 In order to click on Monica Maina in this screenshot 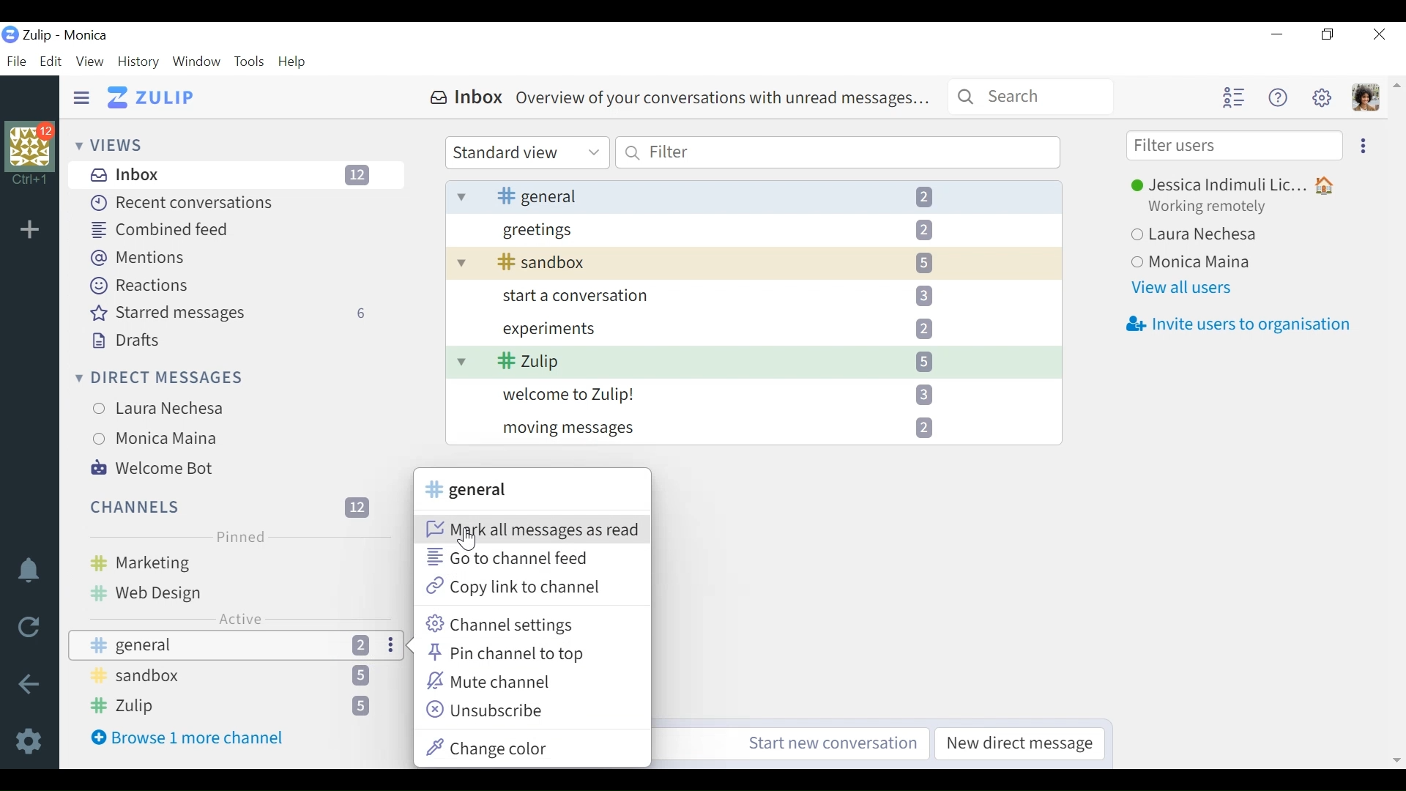, I will do `click(226, 437)`.